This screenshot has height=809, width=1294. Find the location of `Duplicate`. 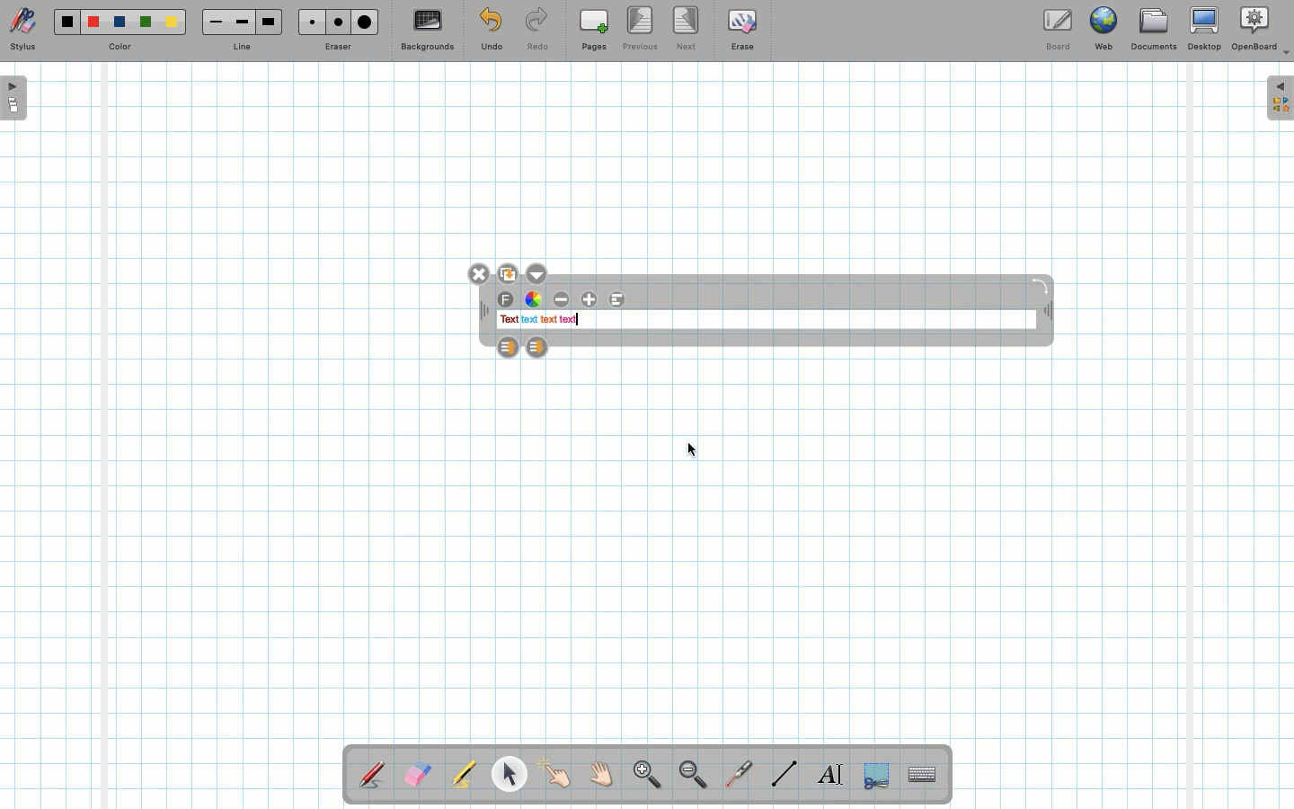

Duplicate is located at coordinates (507, 271).